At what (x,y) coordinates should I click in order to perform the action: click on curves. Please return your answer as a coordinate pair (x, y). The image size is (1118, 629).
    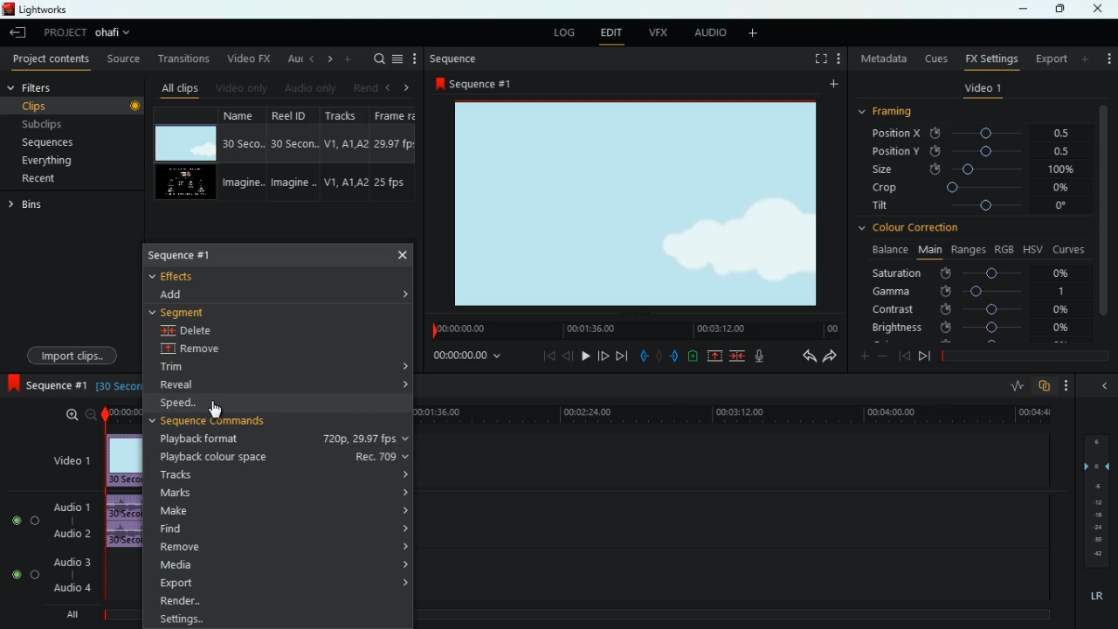
    Looking at the image, I should click on (1069, 248).